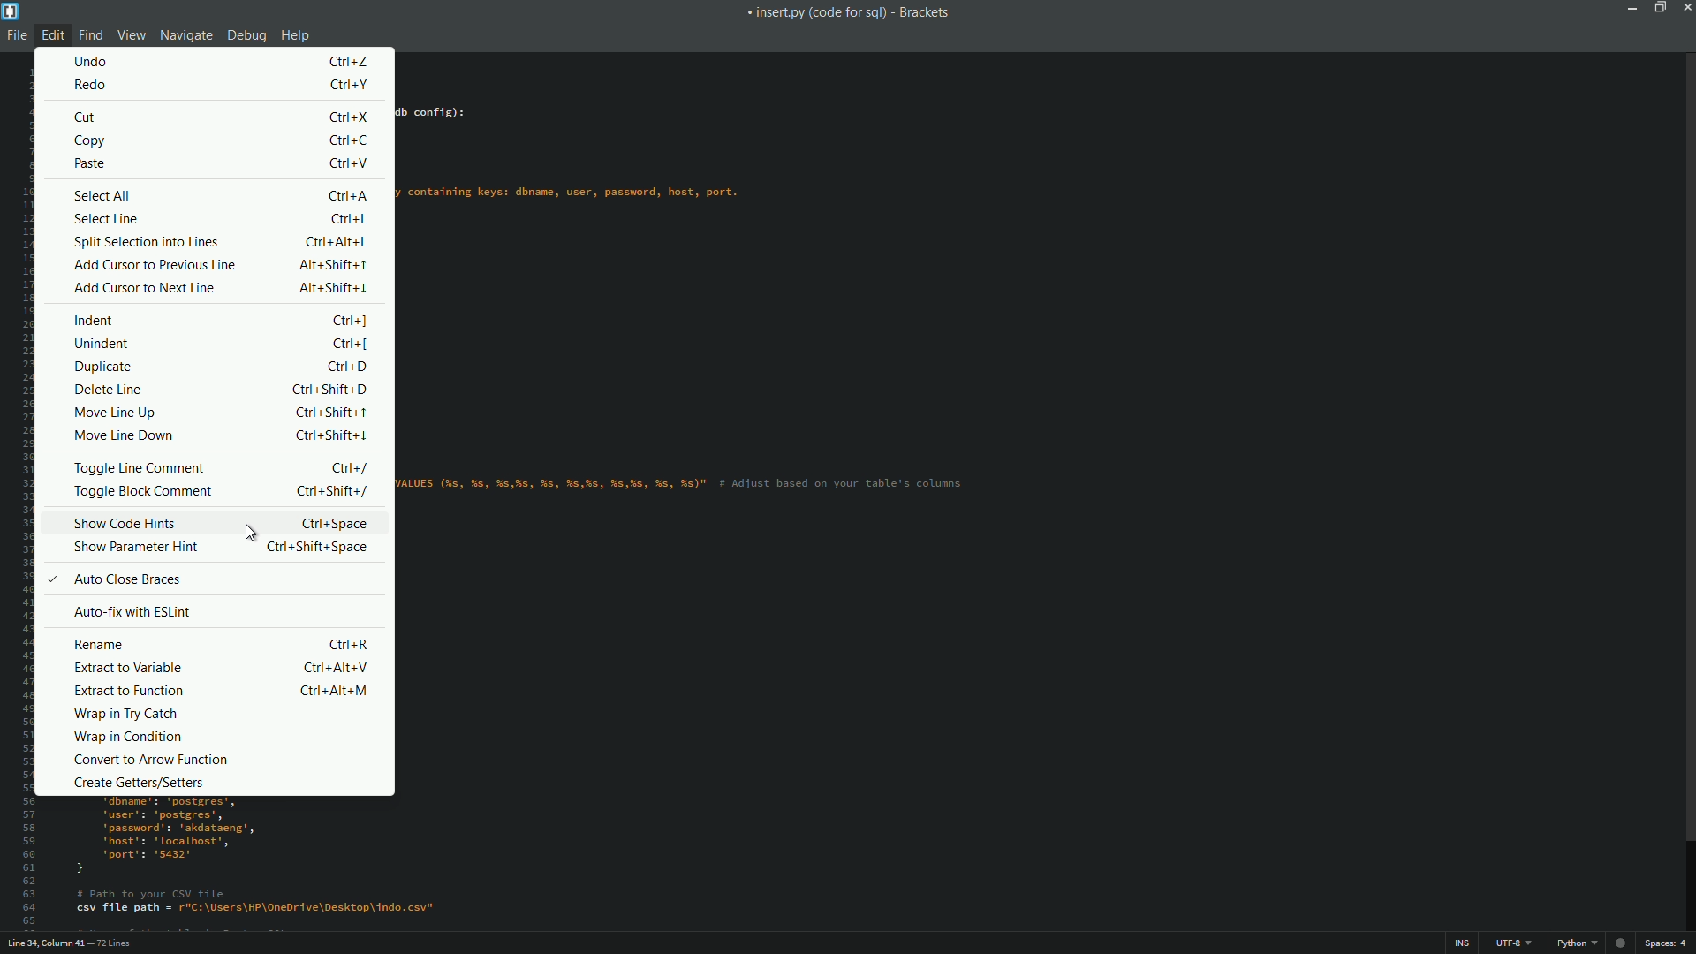 This screenshot has width=1696, height=954. Describe the element at coordinates (1623, 941) in the screenshot. I see `web` at that location.